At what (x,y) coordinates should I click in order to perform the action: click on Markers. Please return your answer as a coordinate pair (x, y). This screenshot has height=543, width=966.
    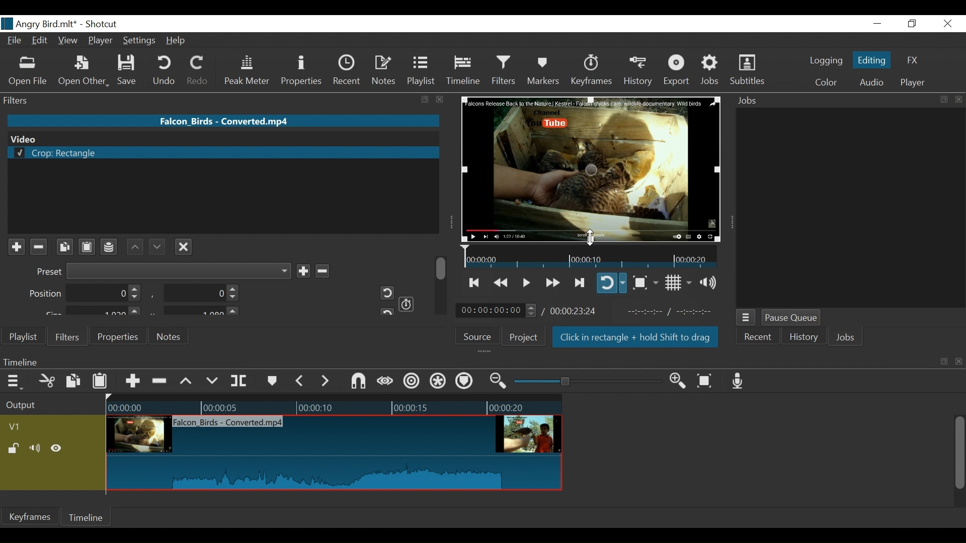
    Looking at the image, I should click on (271, 381).